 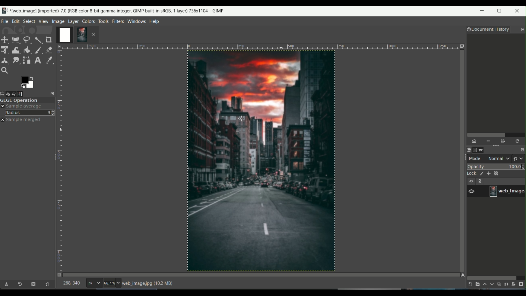 What do you see at coordinates (37, 60) in the screenshot?
I see `text tool` at bounding box center [37, 60].